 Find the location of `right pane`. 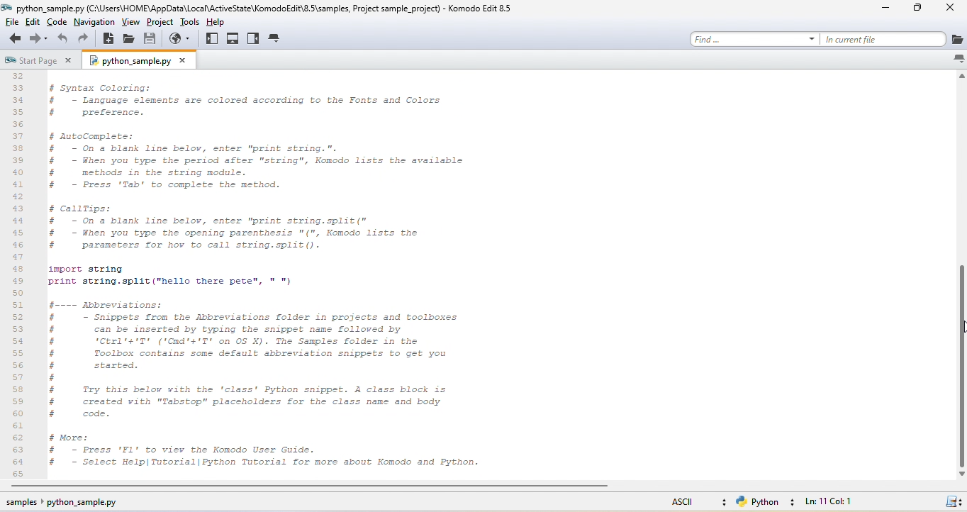

right pane is located at coordinates (253, 39).